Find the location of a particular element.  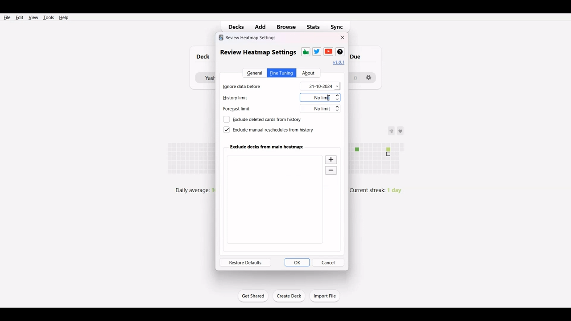

Fine Tuning is located at coordinates (281, 73).